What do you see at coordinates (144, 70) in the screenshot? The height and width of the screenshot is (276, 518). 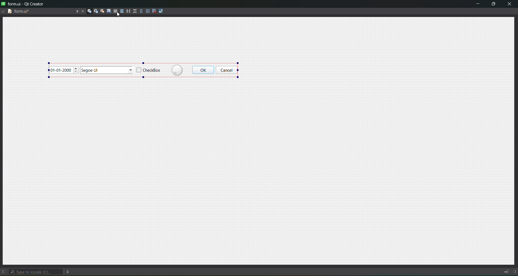 I see `widgets aligned horizontally in QTBox` at bounding box center [144, 70].